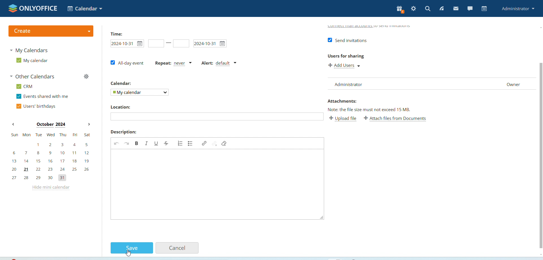 Image resolution: width=543 pixels, height=260 pixels. What do you see at coordinates (343, 119) in the screenshot?
I see `Upload file` at bounding box center [343, 119].